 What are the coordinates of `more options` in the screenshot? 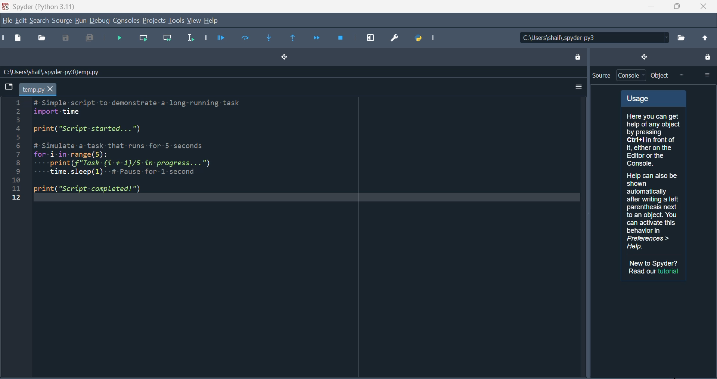 It's located at (707, 75).